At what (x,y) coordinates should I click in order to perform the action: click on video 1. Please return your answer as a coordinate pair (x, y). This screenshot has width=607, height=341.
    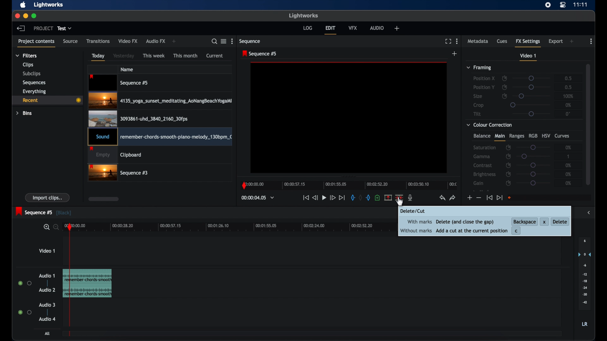
    Looking at the image, I should click on (529, 57).